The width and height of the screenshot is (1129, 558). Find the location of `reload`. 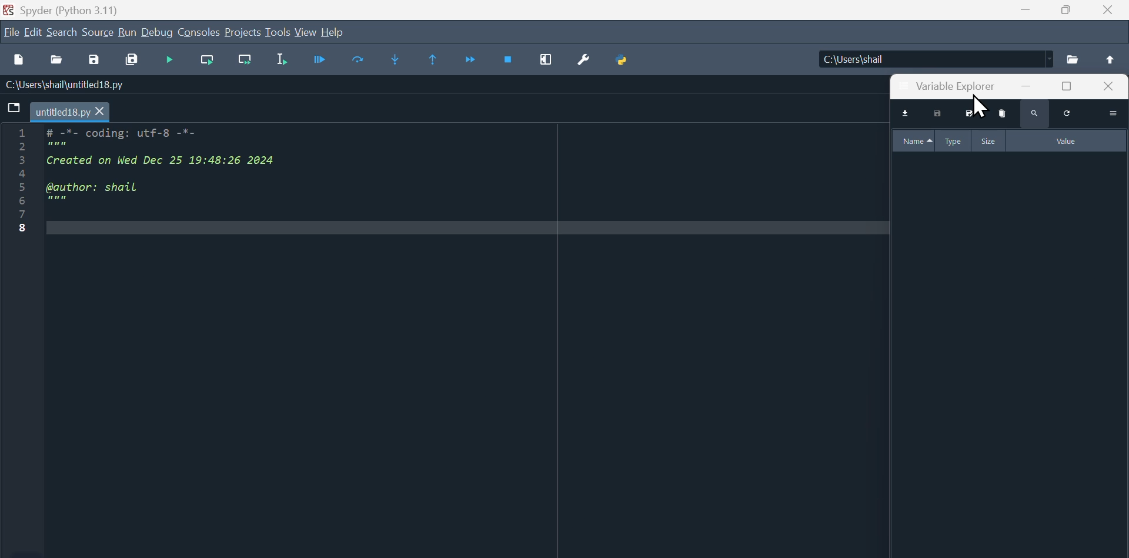

reload is located at coordinates (1070, 115).